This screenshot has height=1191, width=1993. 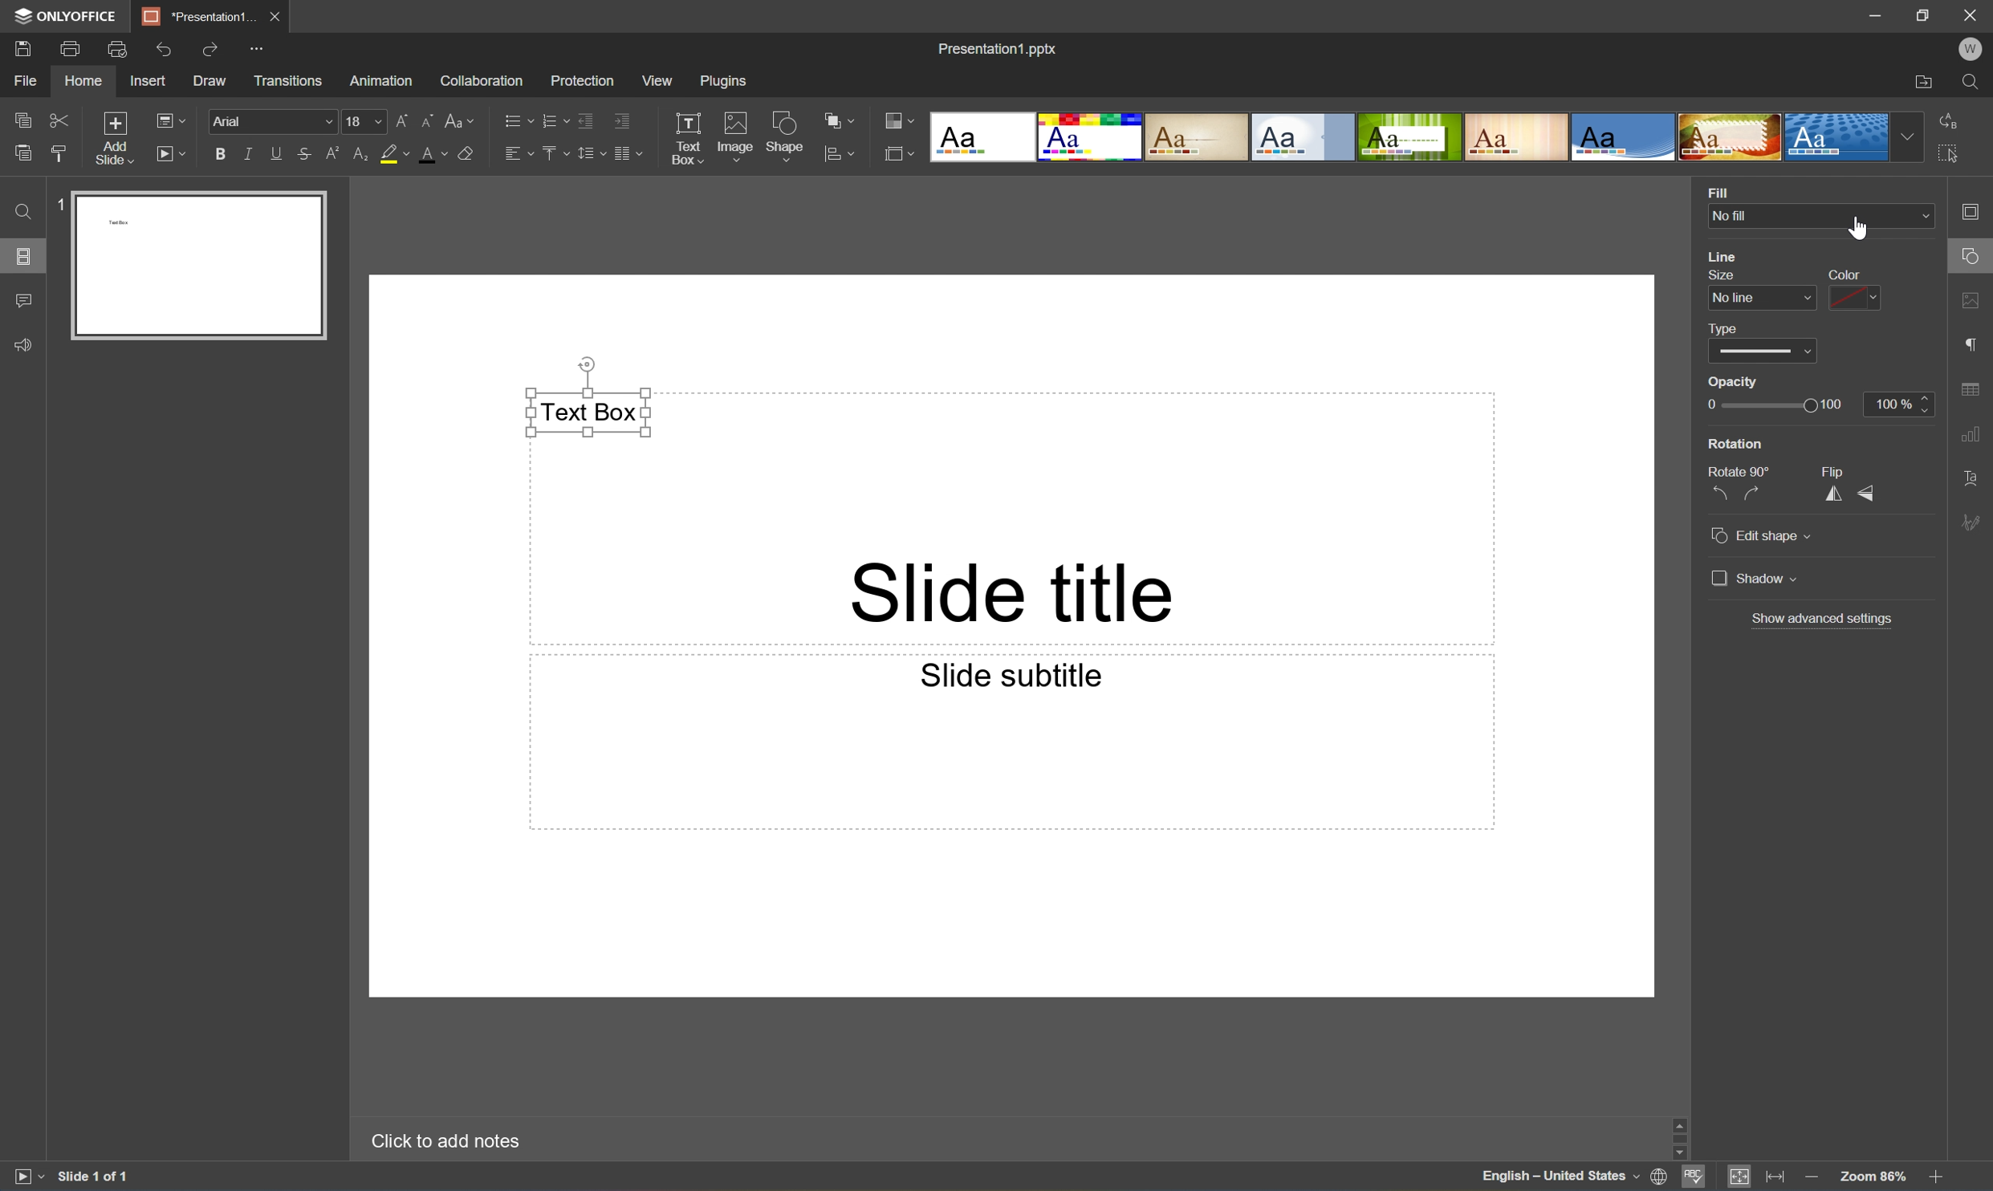 What do you see at coordinates (94, 1174) in the screenshot?
I see `Slide 1 of 1` at bounding box center [94, 1174].